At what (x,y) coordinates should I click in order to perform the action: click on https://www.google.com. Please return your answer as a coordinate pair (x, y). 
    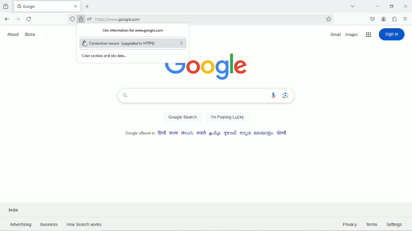
    Looking at the image, I should click on (207, 19).